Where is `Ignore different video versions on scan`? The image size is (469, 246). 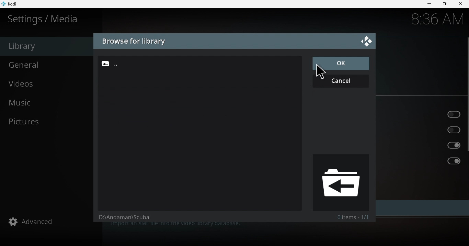
Ignore different video versions on scan is located at coordinates (423, 145).